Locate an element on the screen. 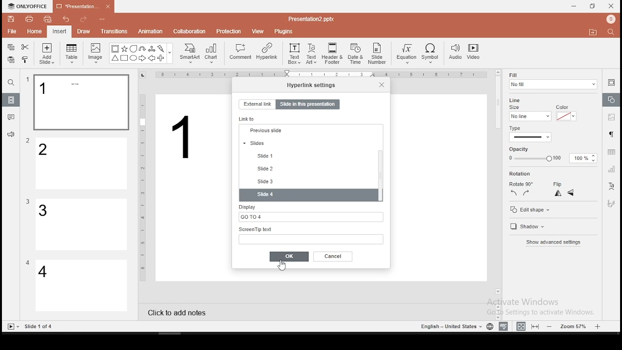 The height and width of the screenshot is (350, 622). image is located at coordinates (96, 53).